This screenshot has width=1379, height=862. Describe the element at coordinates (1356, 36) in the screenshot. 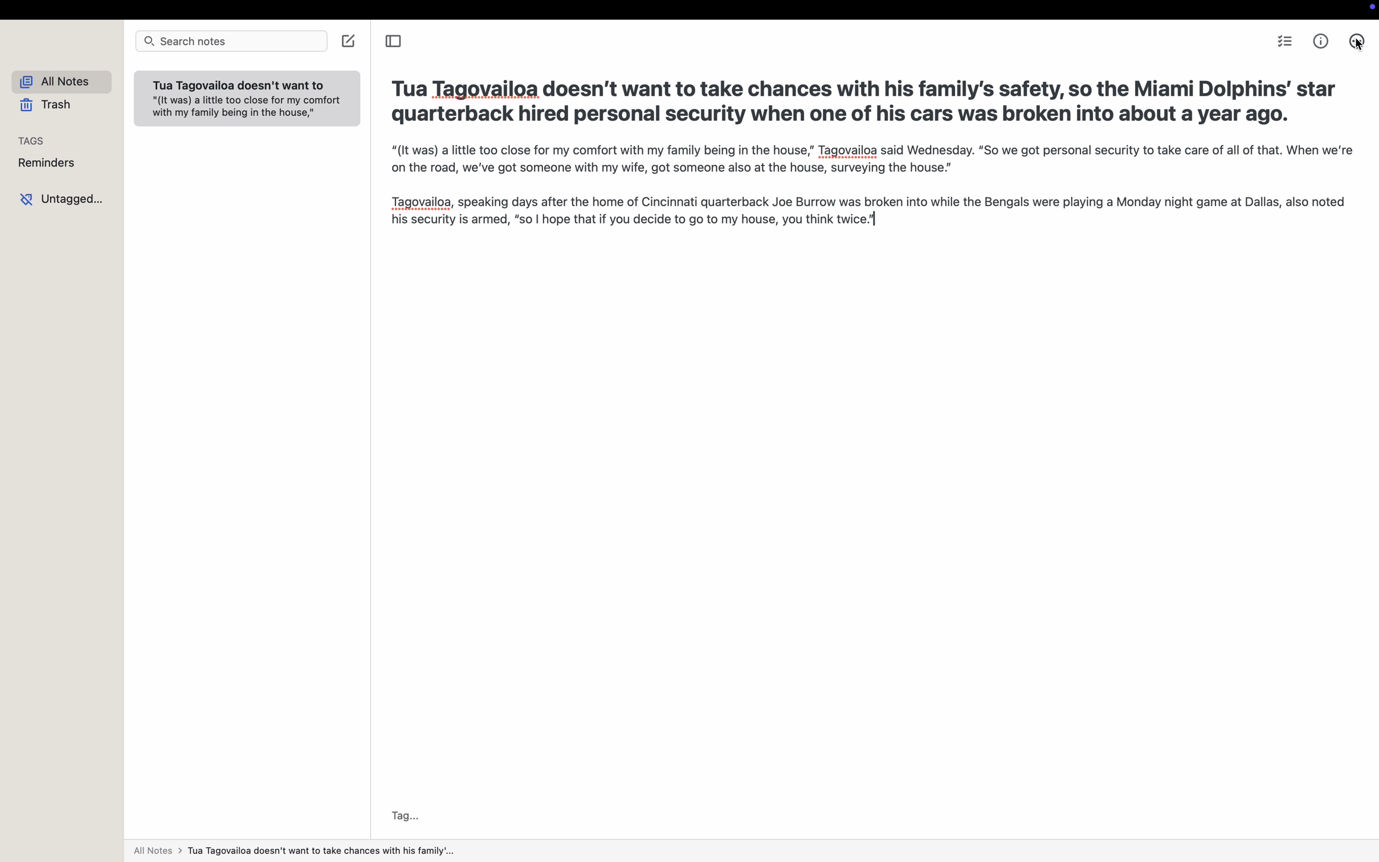

I see `click on more options` at that location.